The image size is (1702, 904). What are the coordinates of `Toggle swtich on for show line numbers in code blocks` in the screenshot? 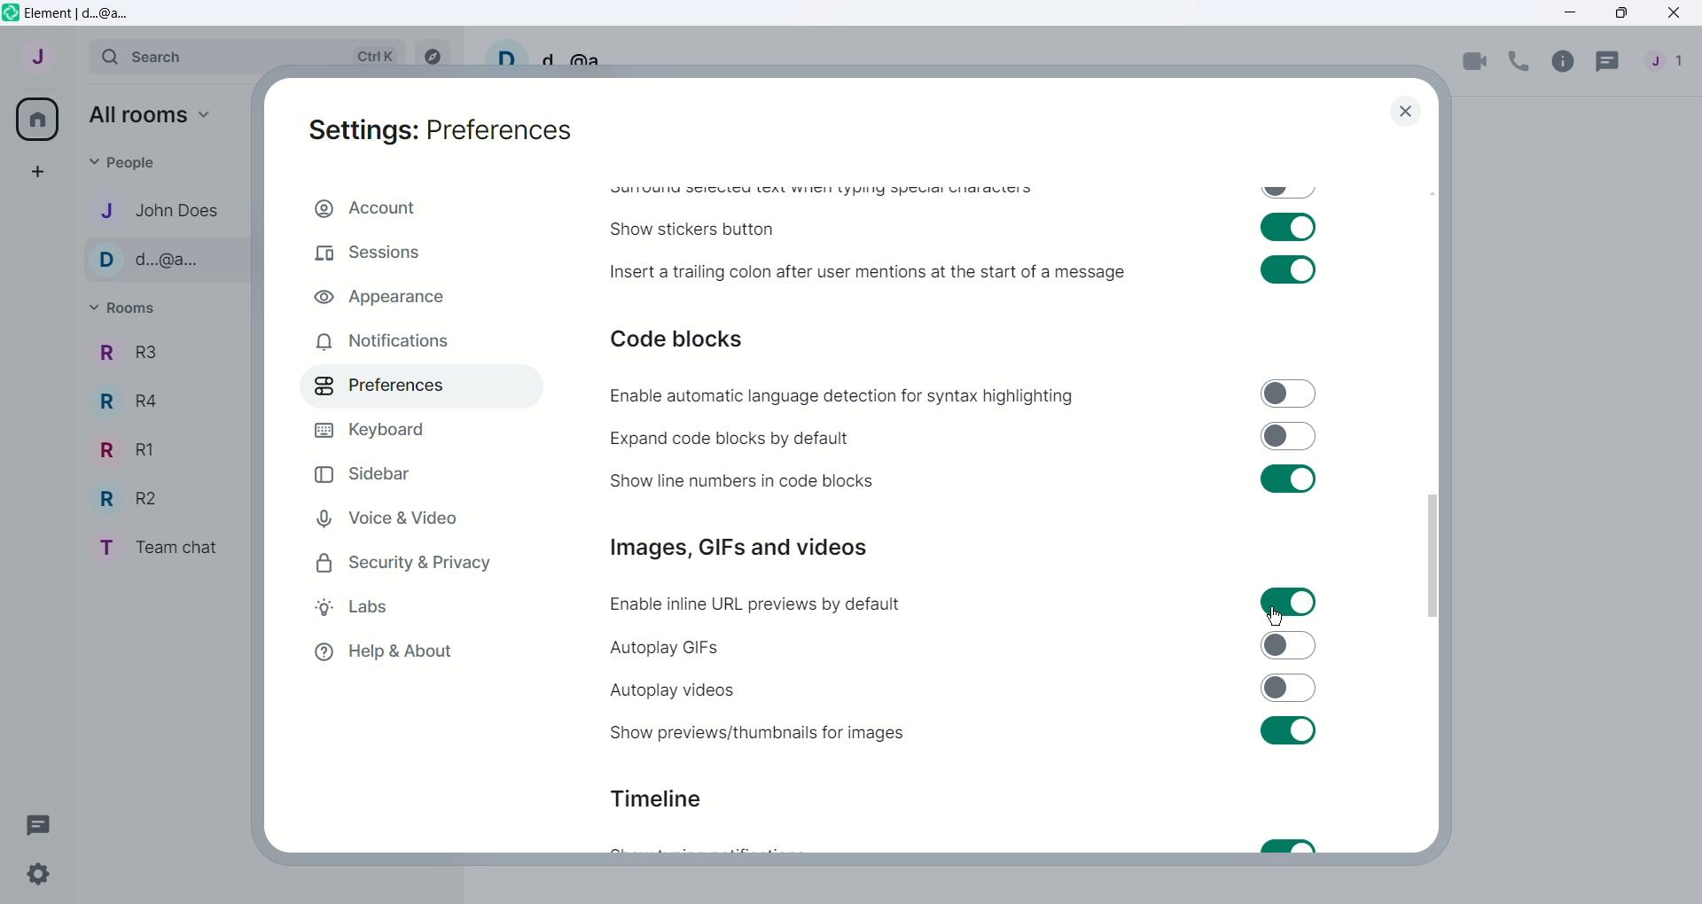 It's located at (1286, 479).